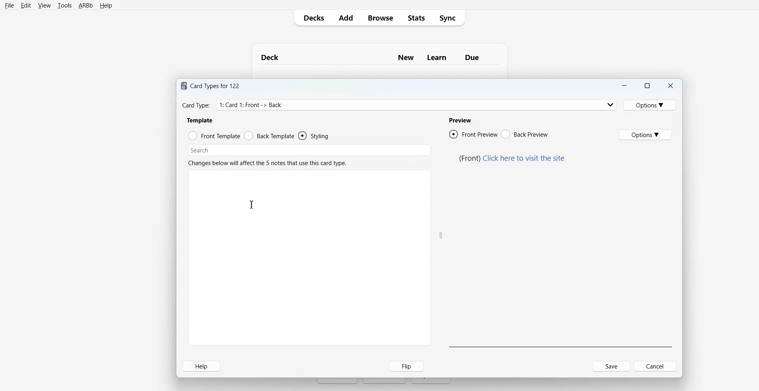  What do you see at coordinates (202, 120) in the screenshot?
I see `text 2` at bounding box center [202, 120].